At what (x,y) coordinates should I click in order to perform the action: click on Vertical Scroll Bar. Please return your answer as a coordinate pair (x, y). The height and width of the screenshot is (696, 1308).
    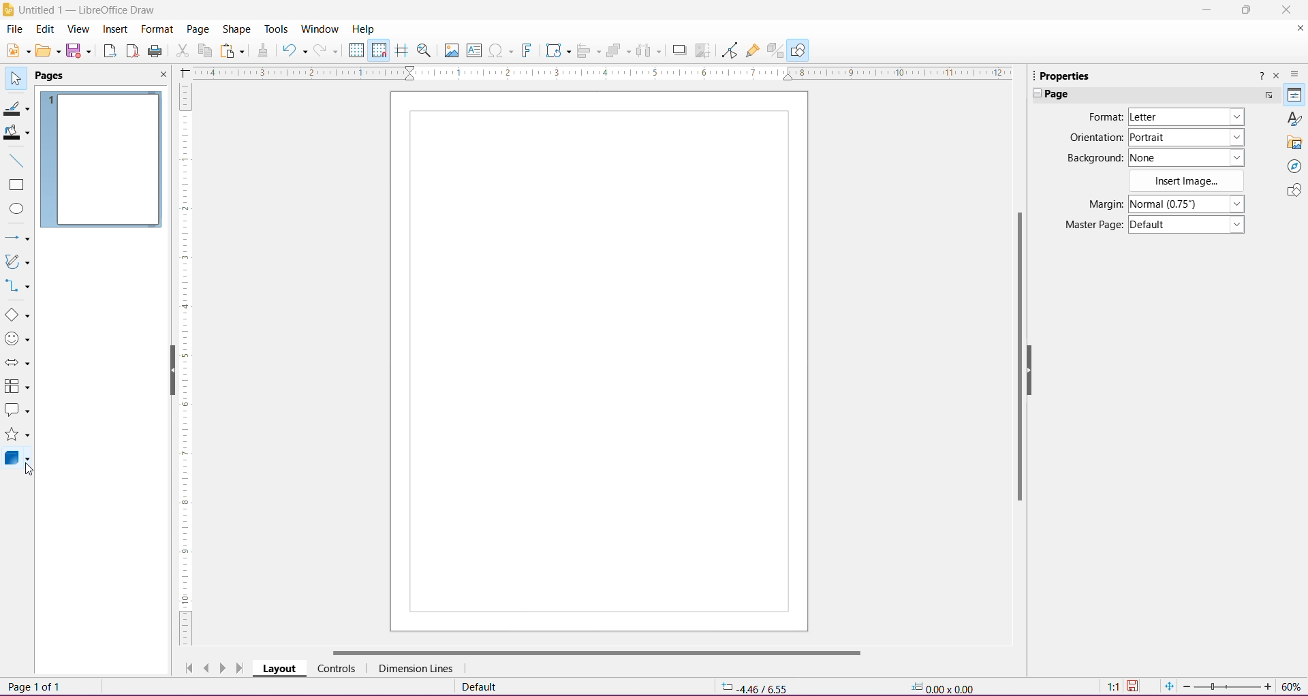
    Looking at the image, I should click on (1016, 353).